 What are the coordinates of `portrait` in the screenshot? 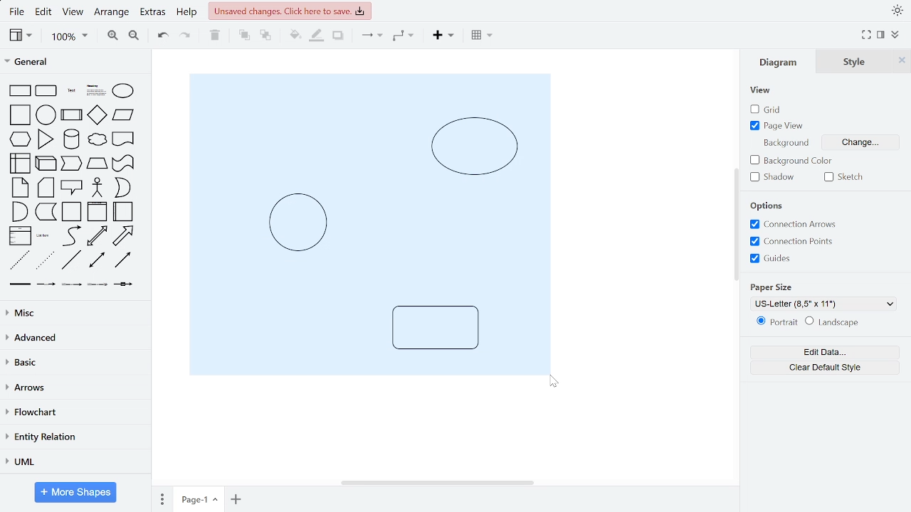 It's located at (774, 322).